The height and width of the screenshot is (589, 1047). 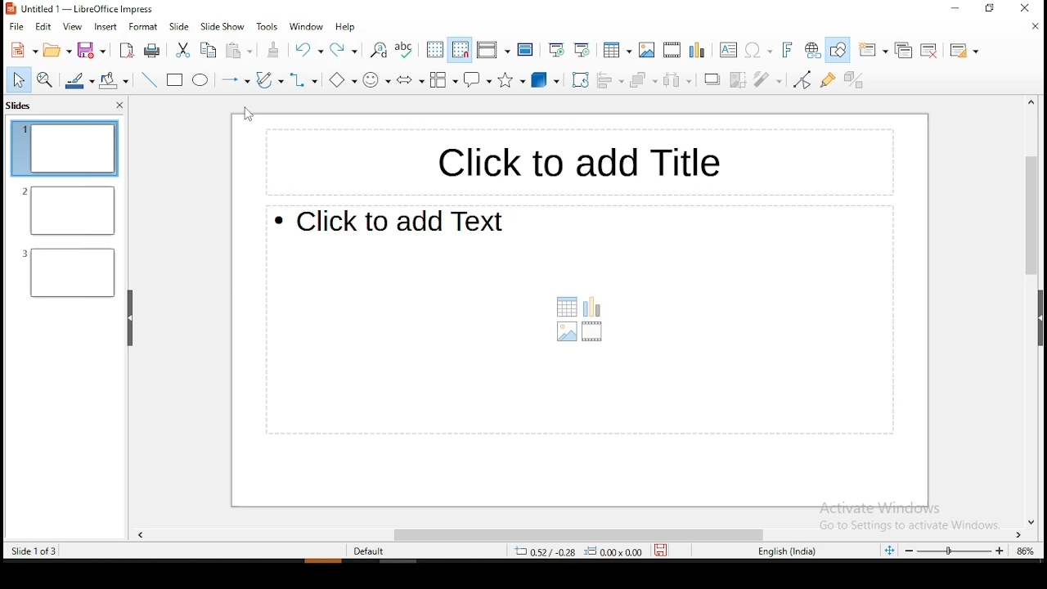 What do you see at coordinates (814, 49) in the screenshot?
I see `insert hyperlink` at bounding box center [814, 49].